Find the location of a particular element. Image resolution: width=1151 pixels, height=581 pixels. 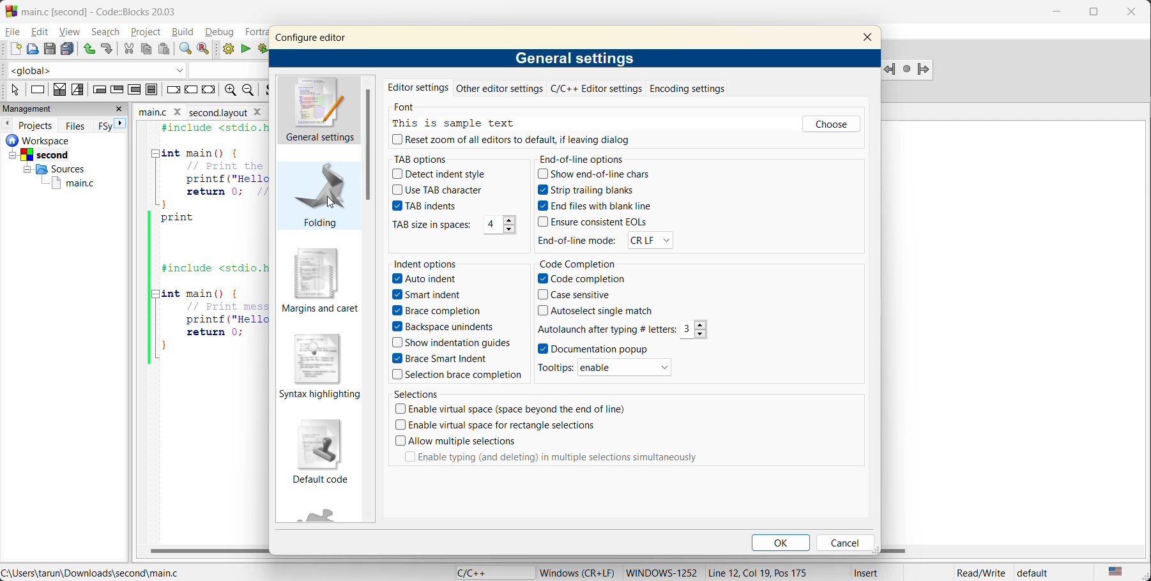

last jump is located at coordinates (906, 66).